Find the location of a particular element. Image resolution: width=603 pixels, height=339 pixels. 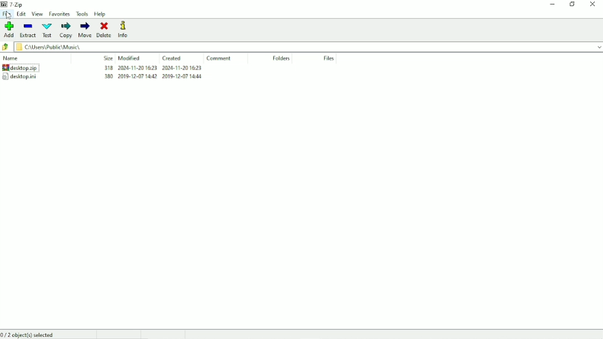

Copy is located at coordinates (65, 31).